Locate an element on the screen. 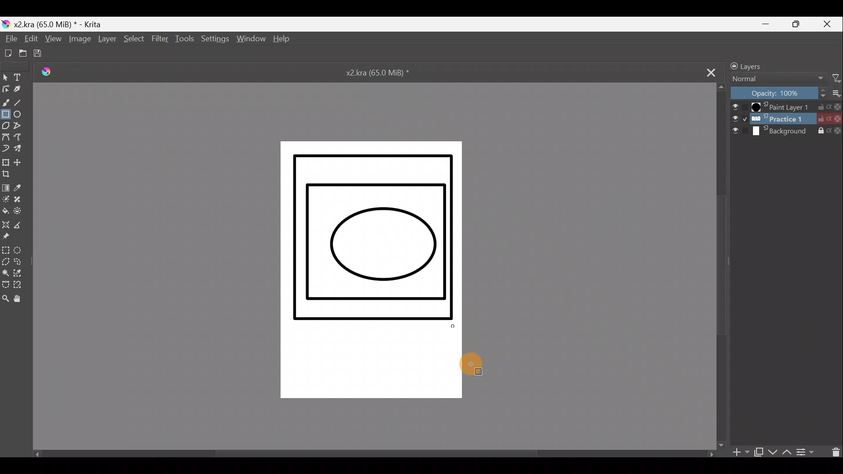 Image resolution: width=843 pixels, height=474 pixels. Close is located at coordinates (830, 23).